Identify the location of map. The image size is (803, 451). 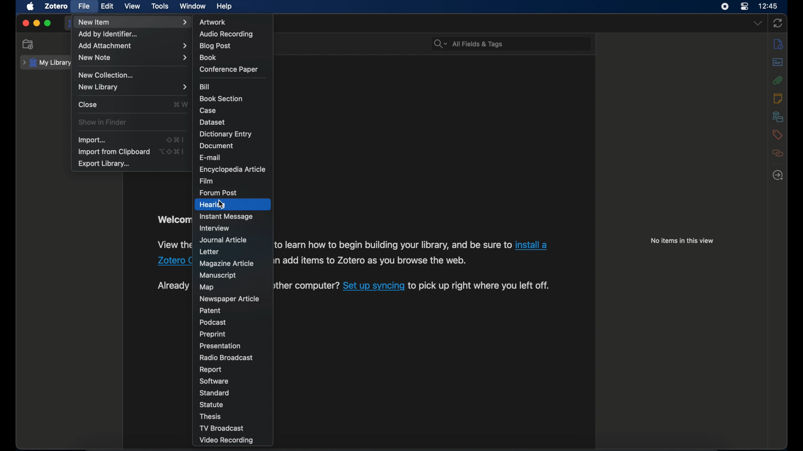
(205, 287).